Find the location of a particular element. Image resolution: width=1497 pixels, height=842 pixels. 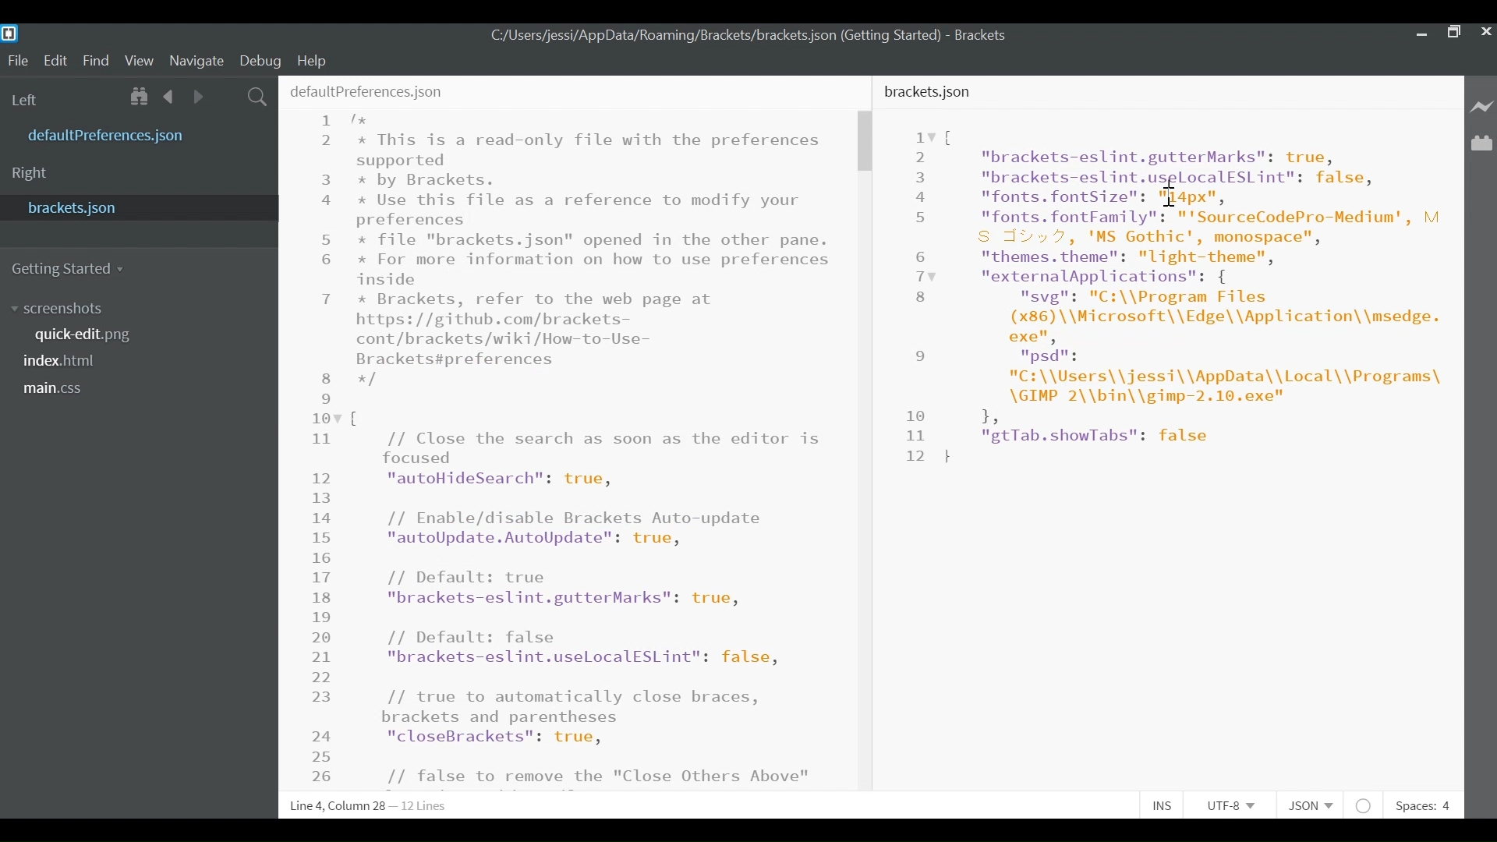

Navigate Back is located at coordinates (170, 97).